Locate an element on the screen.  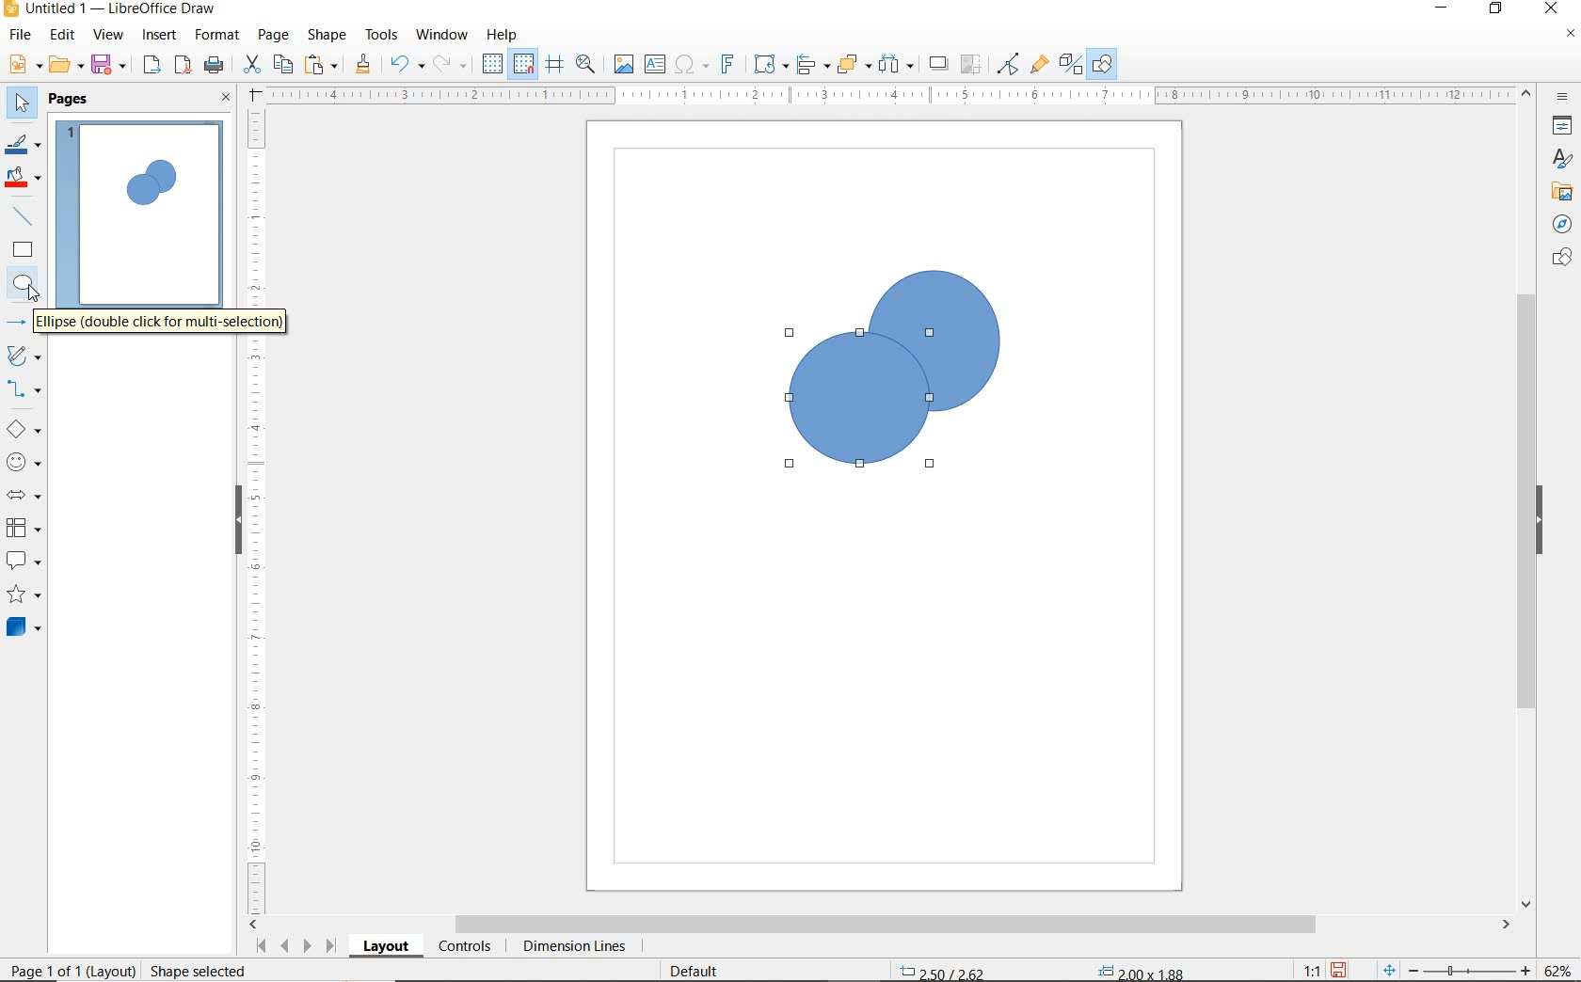
SELECT AT LEAST 3 OBJECTS TO DISTRIBUTE is located at coordinates (897, 63).